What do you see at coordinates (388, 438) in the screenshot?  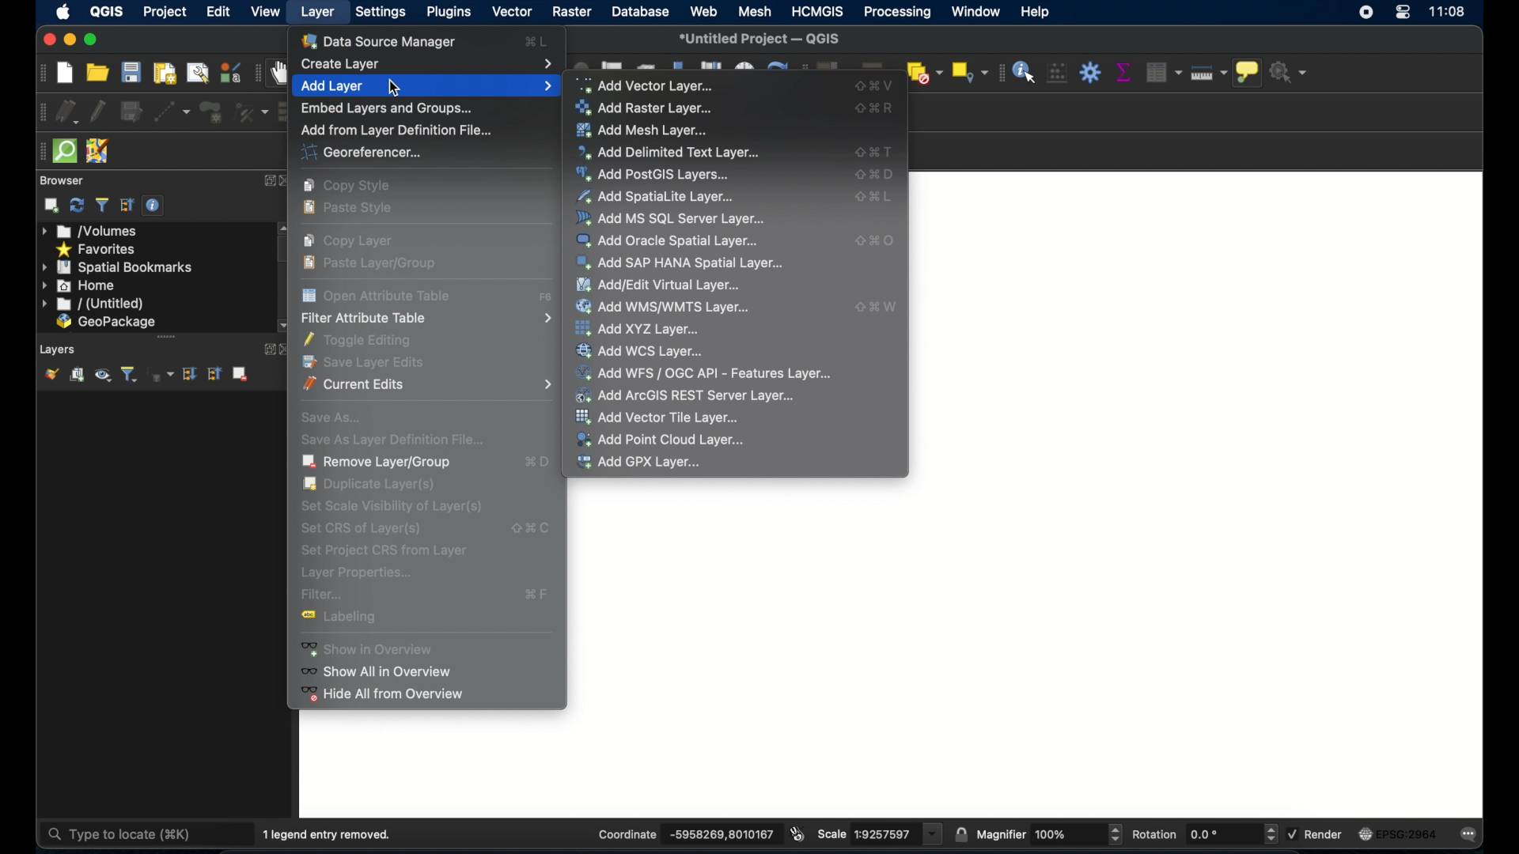 I see `save as layer definition` at bounding box center [388, 438].